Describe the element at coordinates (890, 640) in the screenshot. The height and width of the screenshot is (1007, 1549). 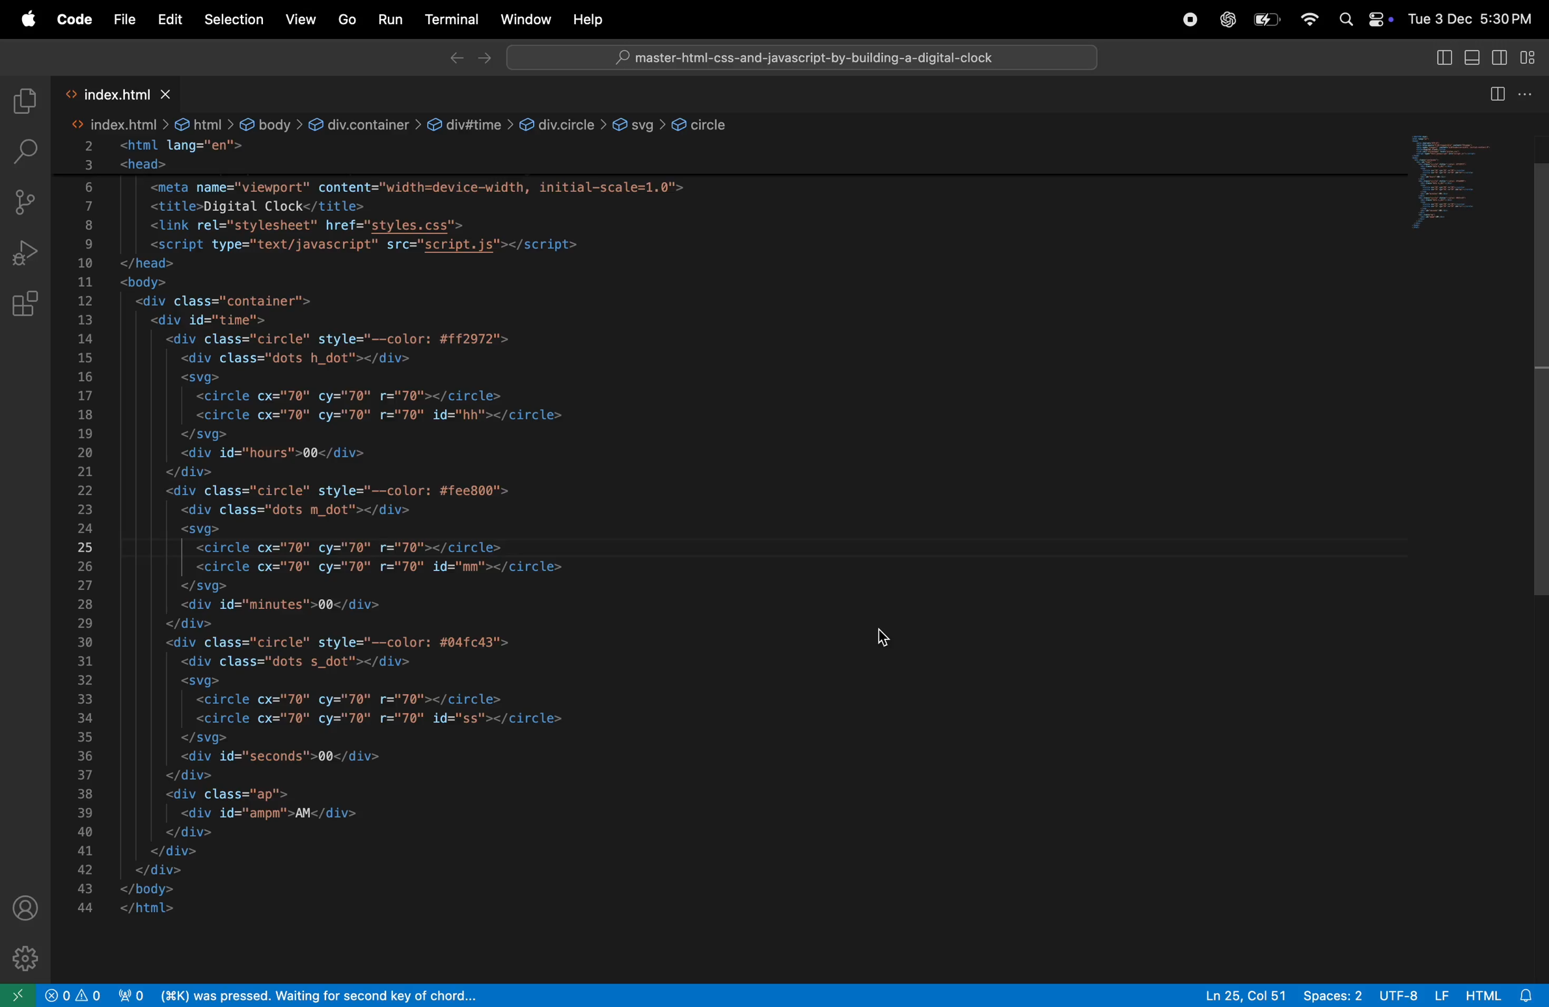
I see `Cursor` at that location.